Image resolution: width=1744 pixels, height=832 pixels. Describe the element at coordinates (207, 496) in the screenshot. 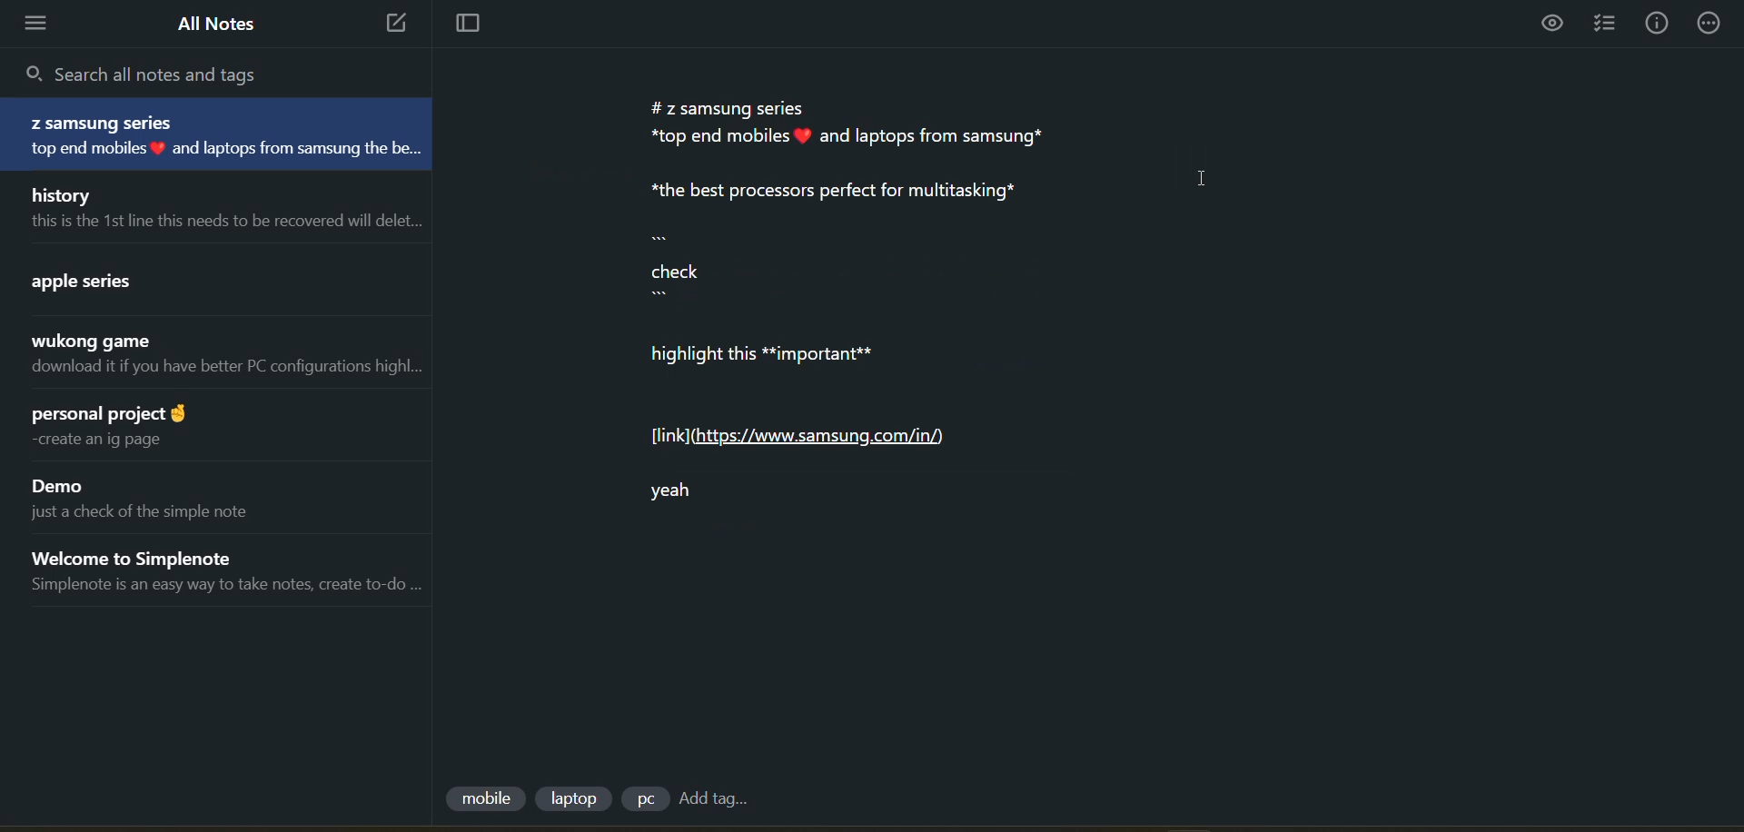

I see `note title and preview` at that location.